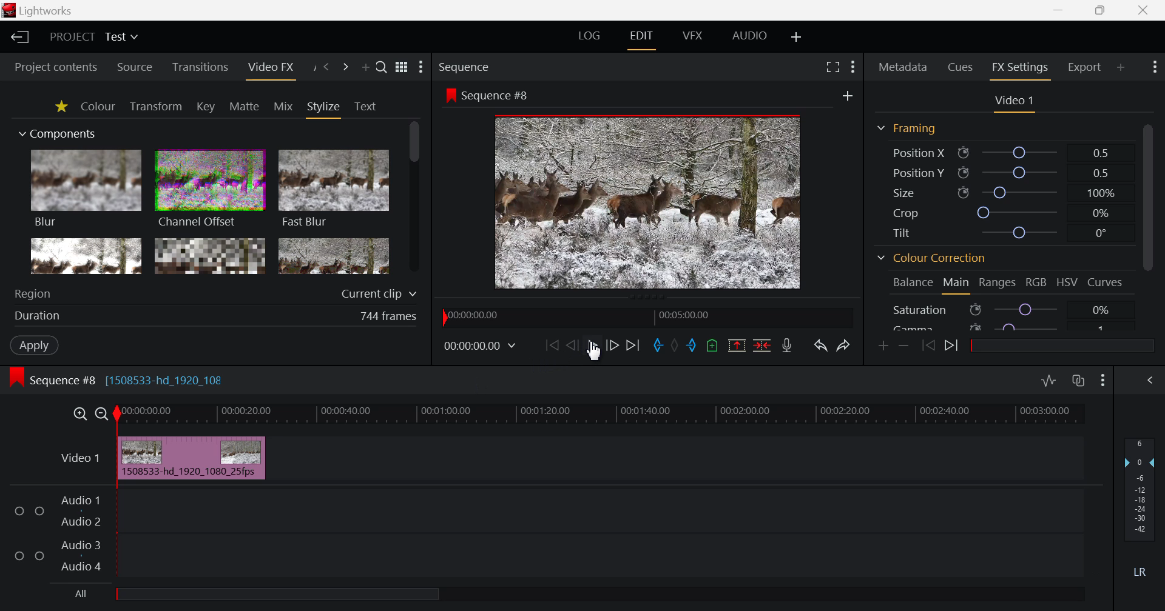 The image size is (1165, 611). I want to click on RGB, so click(1037, 282).